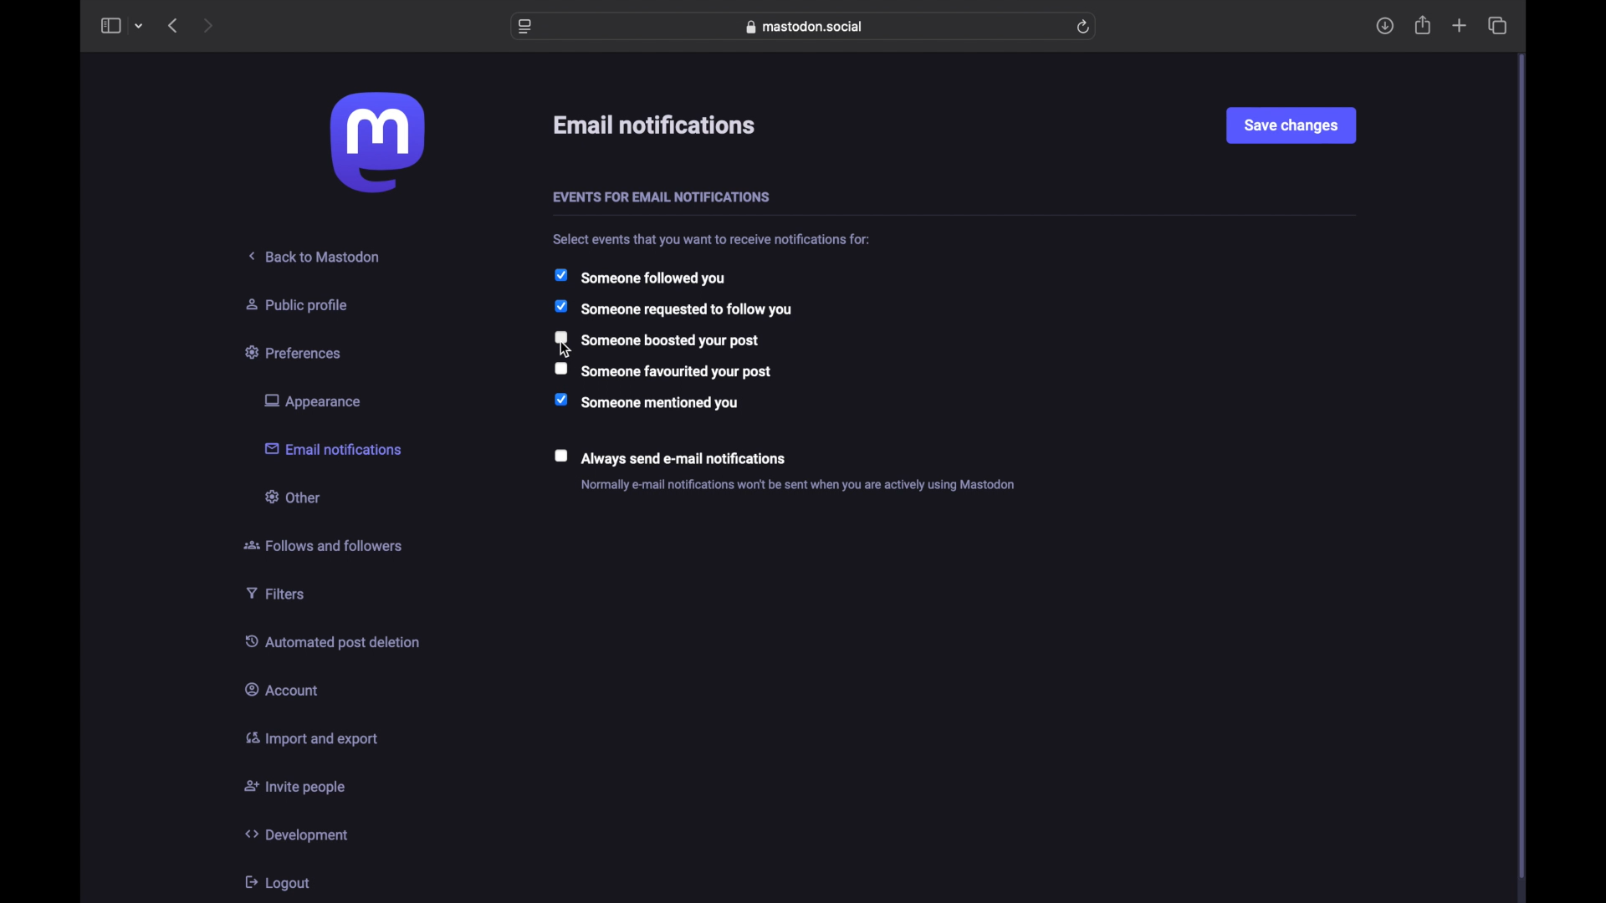 The image size is (1606, 903). Describe the element at coordinates (673, 309) in the screenshot. I see `checkbox` at that location.